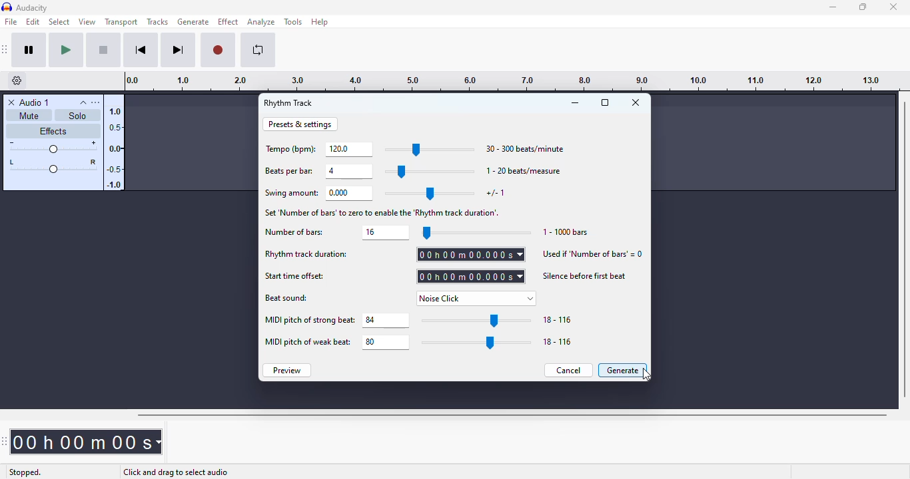  Describe the element at coordinates (78, 115) in the screenshot. I see `solo` at that location.